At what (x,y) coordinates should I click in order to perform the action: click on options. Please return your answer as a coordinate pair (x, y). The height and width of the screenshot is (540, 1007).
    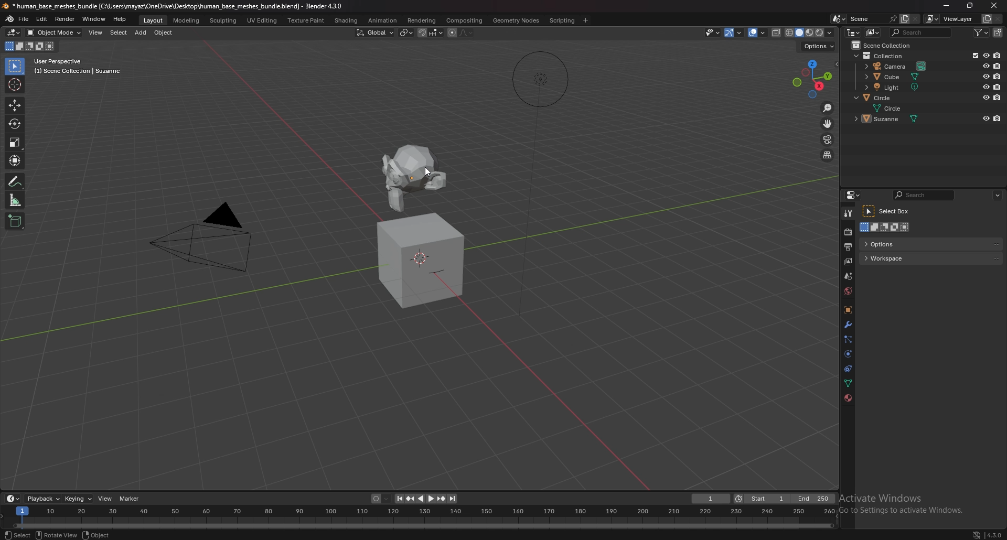
    Looking at the image, I should click on (819, 46).